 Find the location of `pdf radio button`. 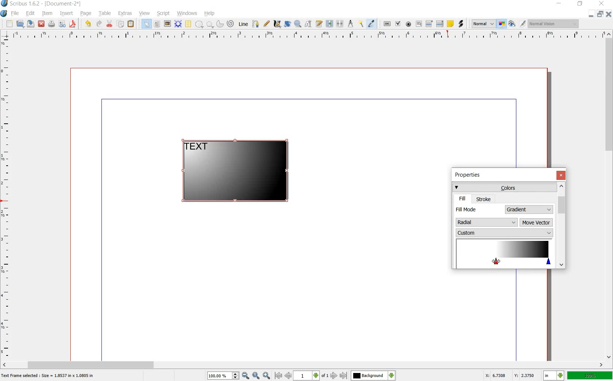

pdf radio button is located at coordinates (409, 24).